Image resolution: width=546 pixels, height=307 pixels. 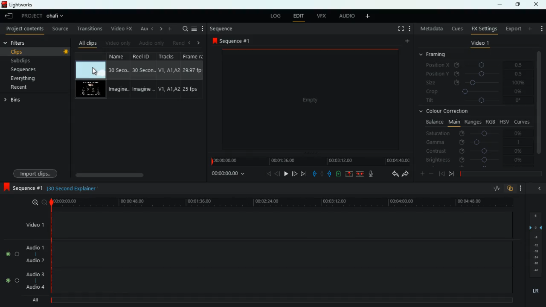 What do you see at coordinates (144, 29) in the screenshot?
I see `au` at bounding box center [144, 29].